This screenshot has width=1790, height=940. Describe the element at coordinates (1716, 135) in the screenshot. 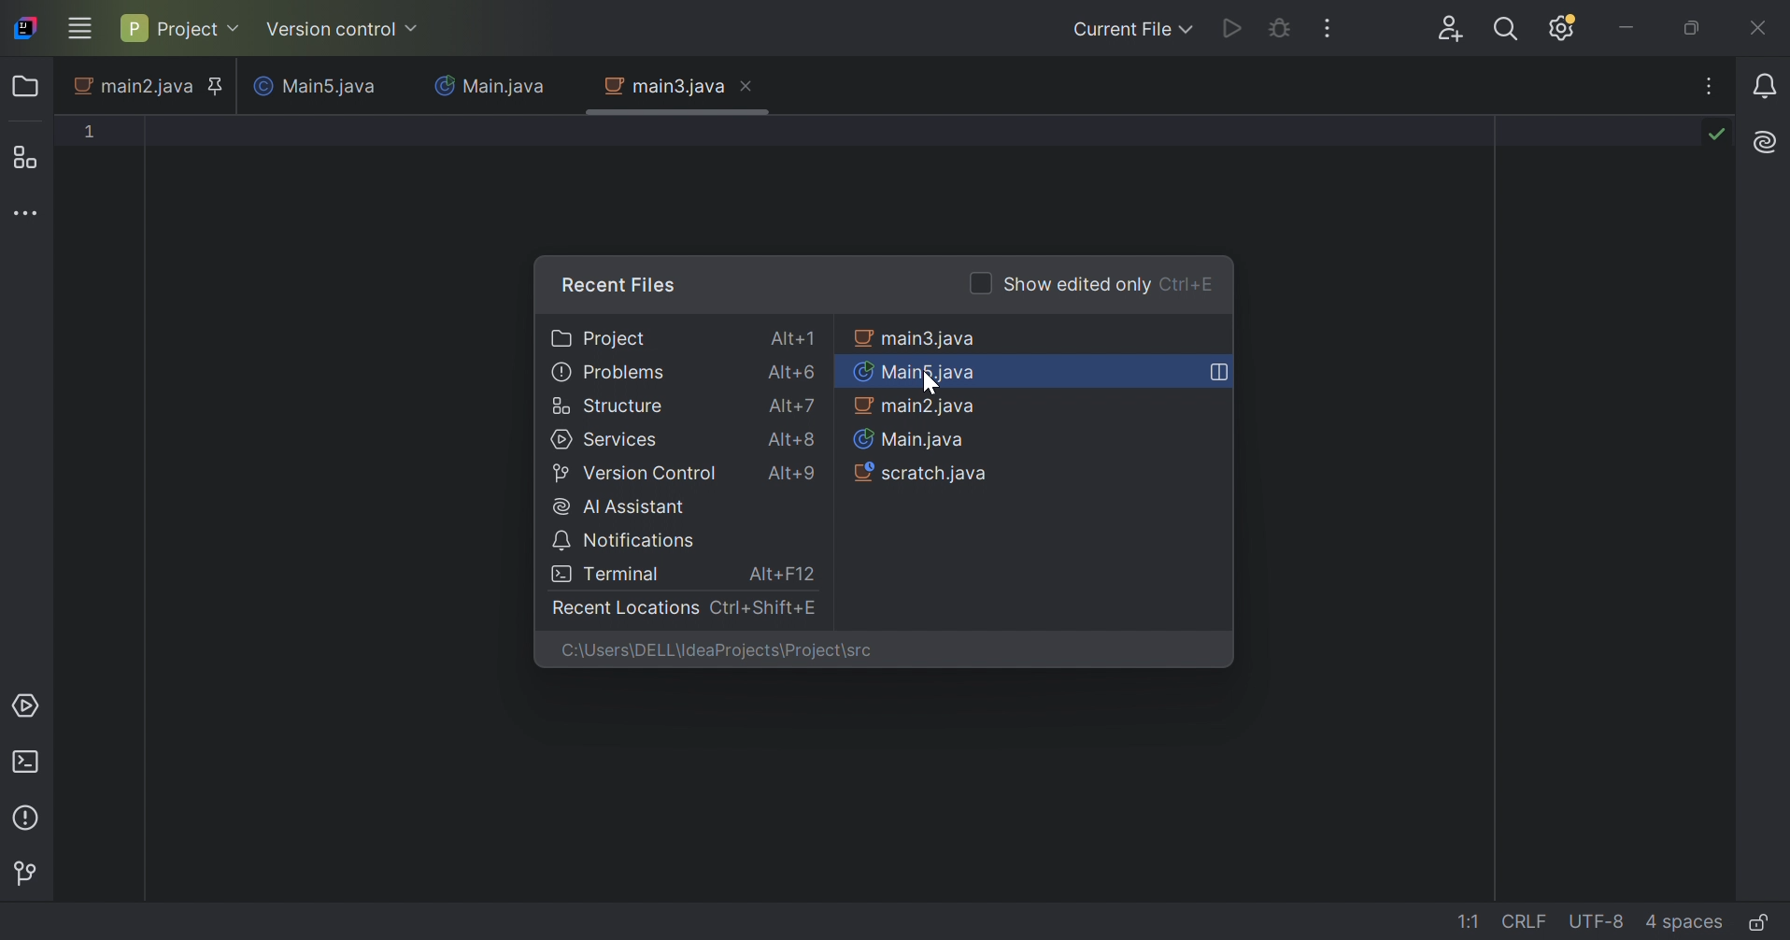

I see `No problems found` at that location.